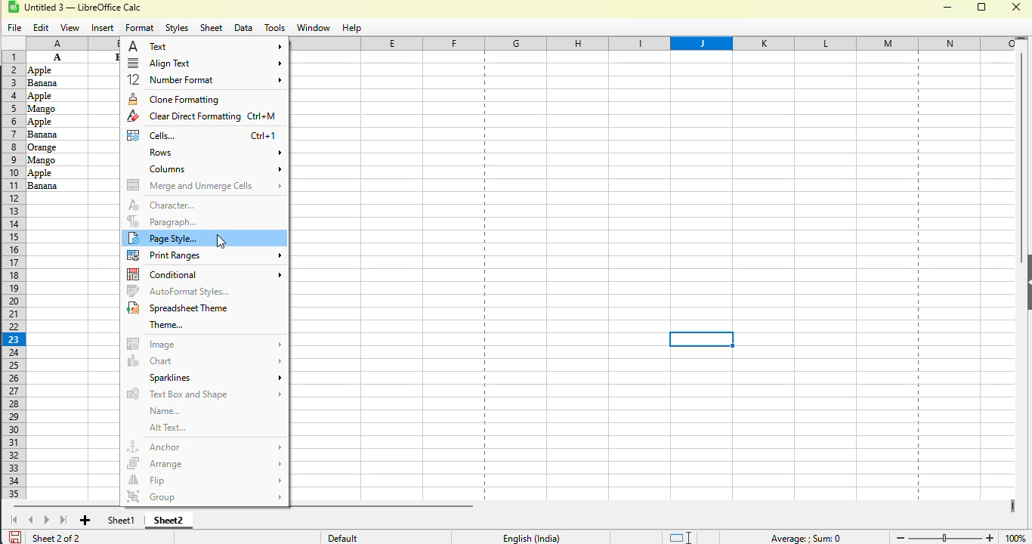 Image resolution: width=1032 pixels, height=544 pixels. What do you see at coordinates (52, 70) in the screenshot?
I see `` at bounding box center [52, 70].